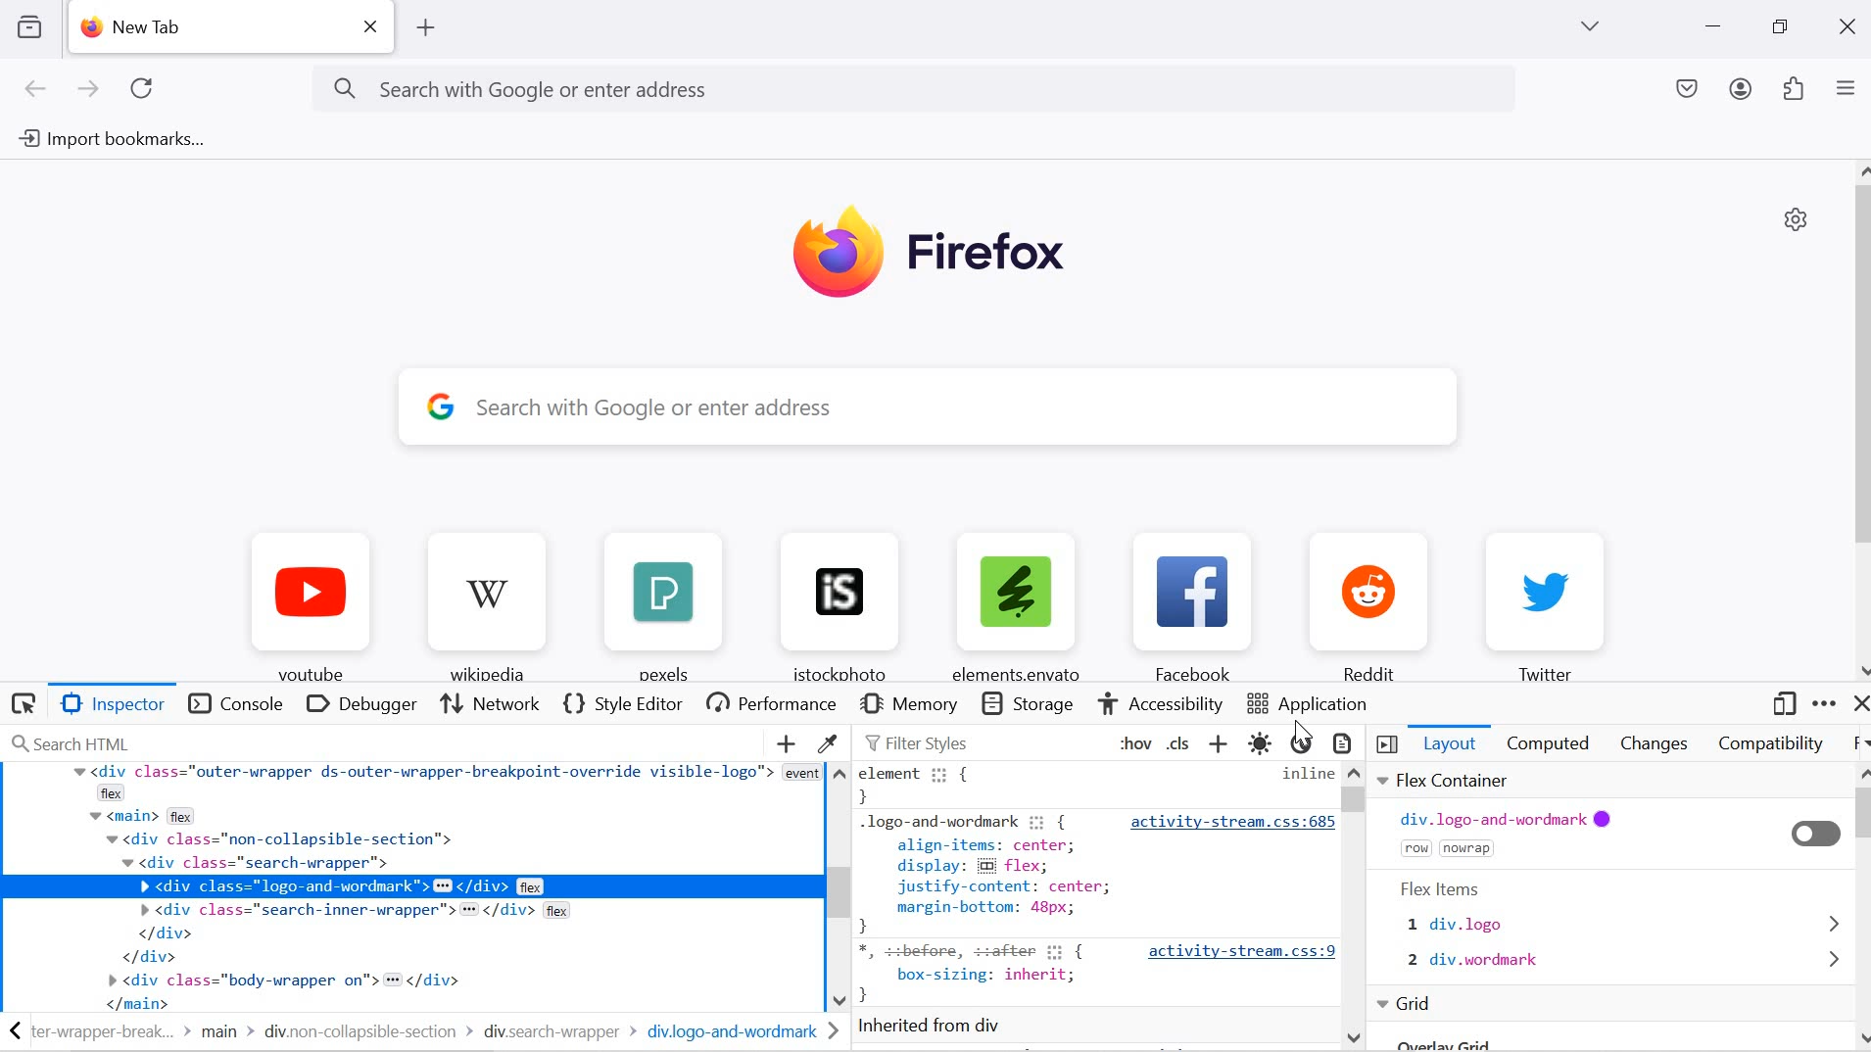 This screenshot has height=1052, width=1871. What do you see at coordinates (1309, 703) in the screenshot?
I see `application` at bounding box center [1309, 703].